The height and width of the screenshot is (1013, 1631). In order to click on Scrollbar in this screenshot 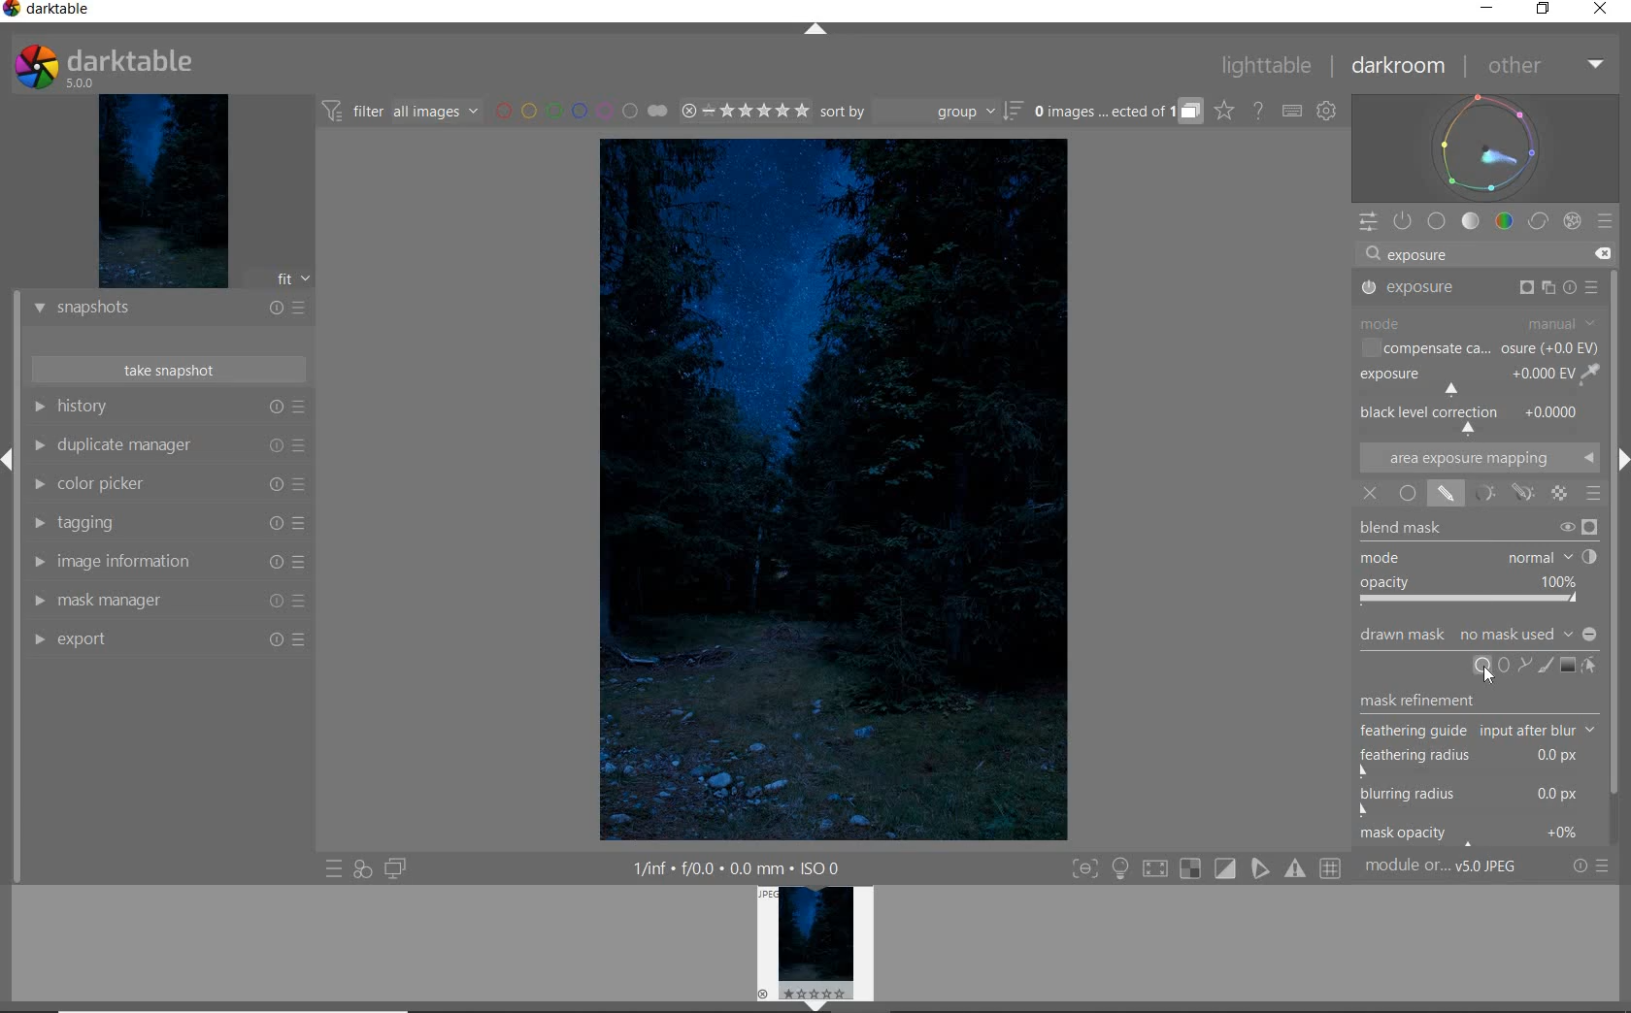, I will do `click(1621, 659)`.